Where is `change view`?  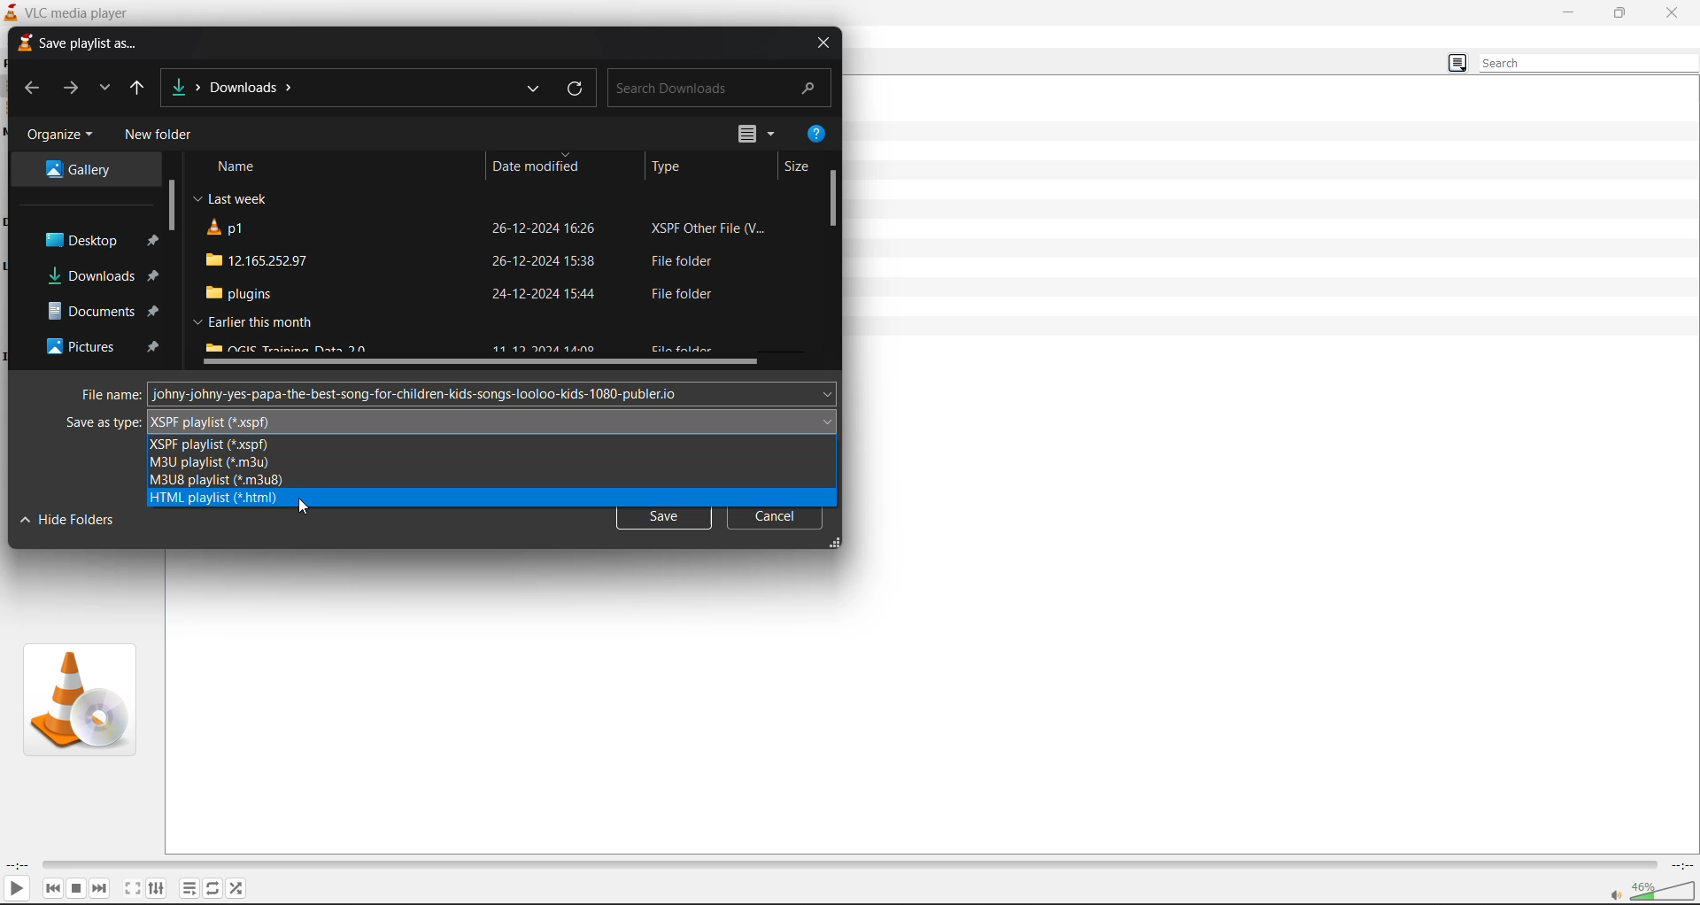
change view is located at coordinates (757, 135).